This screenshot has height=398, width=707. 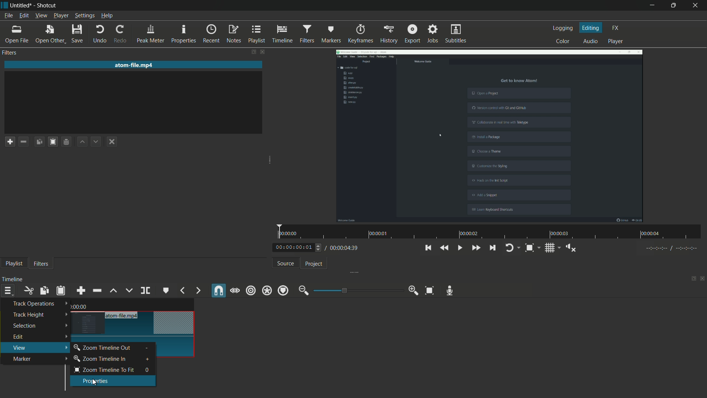 What do you see at coordinates (78, 34) in the screenshot?
I see `save` at bounding box center [78, 34].